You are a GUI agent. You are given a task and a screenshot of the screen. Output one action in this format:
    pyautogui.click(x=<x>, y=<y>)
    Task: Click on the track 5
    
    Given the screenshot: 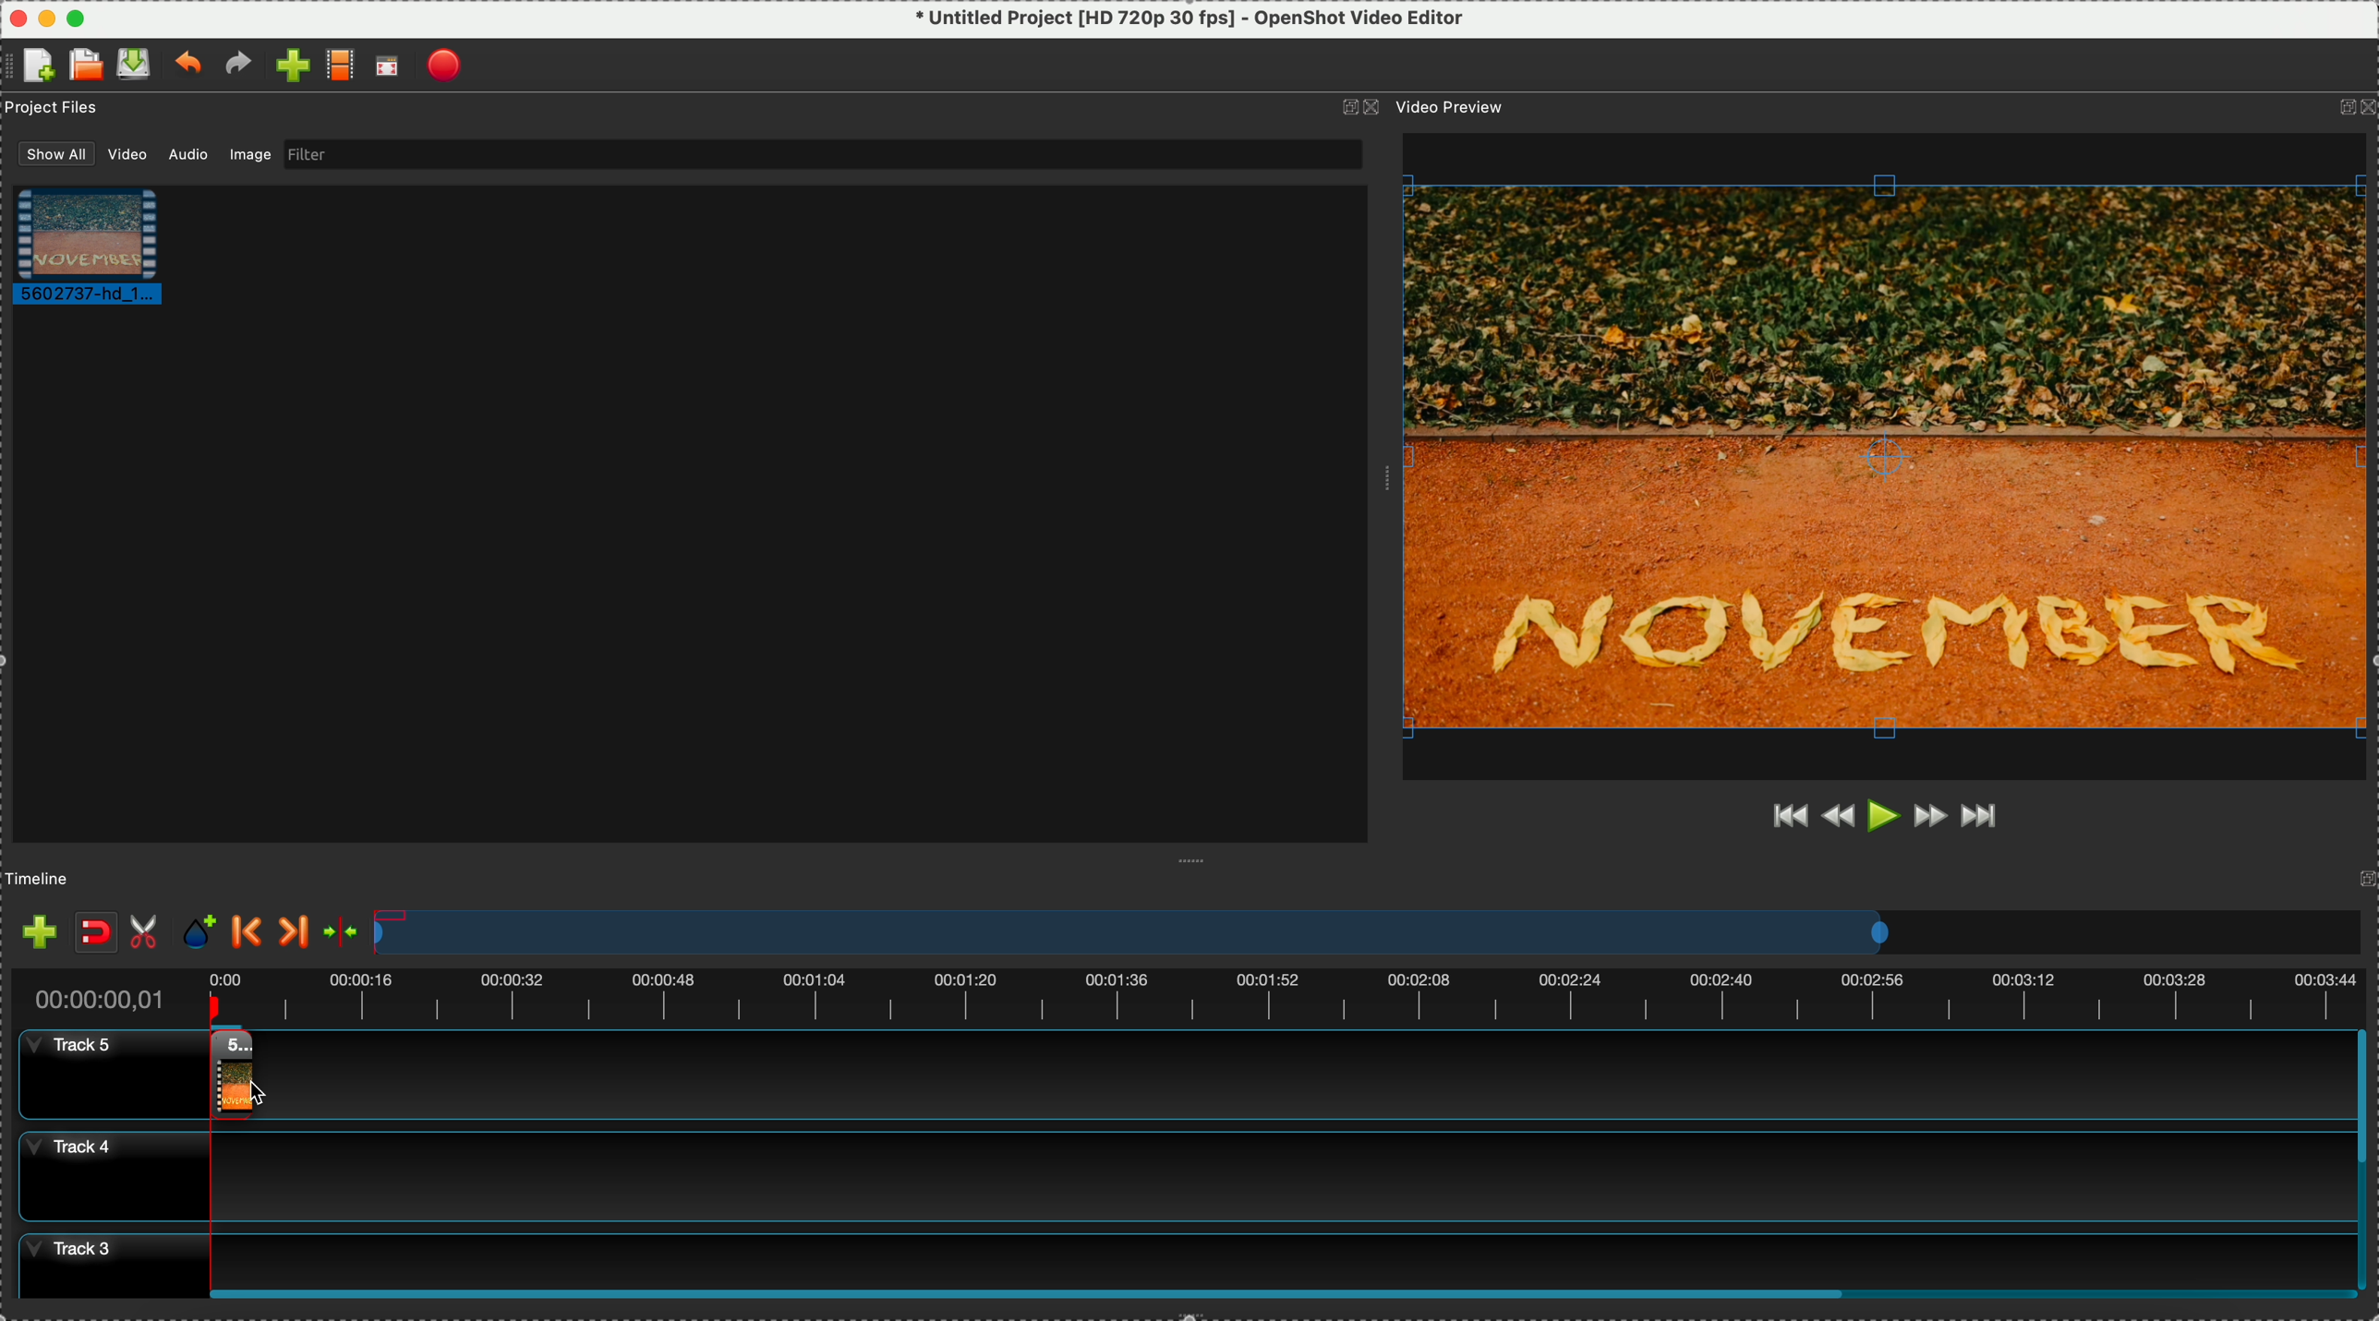 What is the action you would take?
    pyautogui.click(x=1179, y=1074)
    